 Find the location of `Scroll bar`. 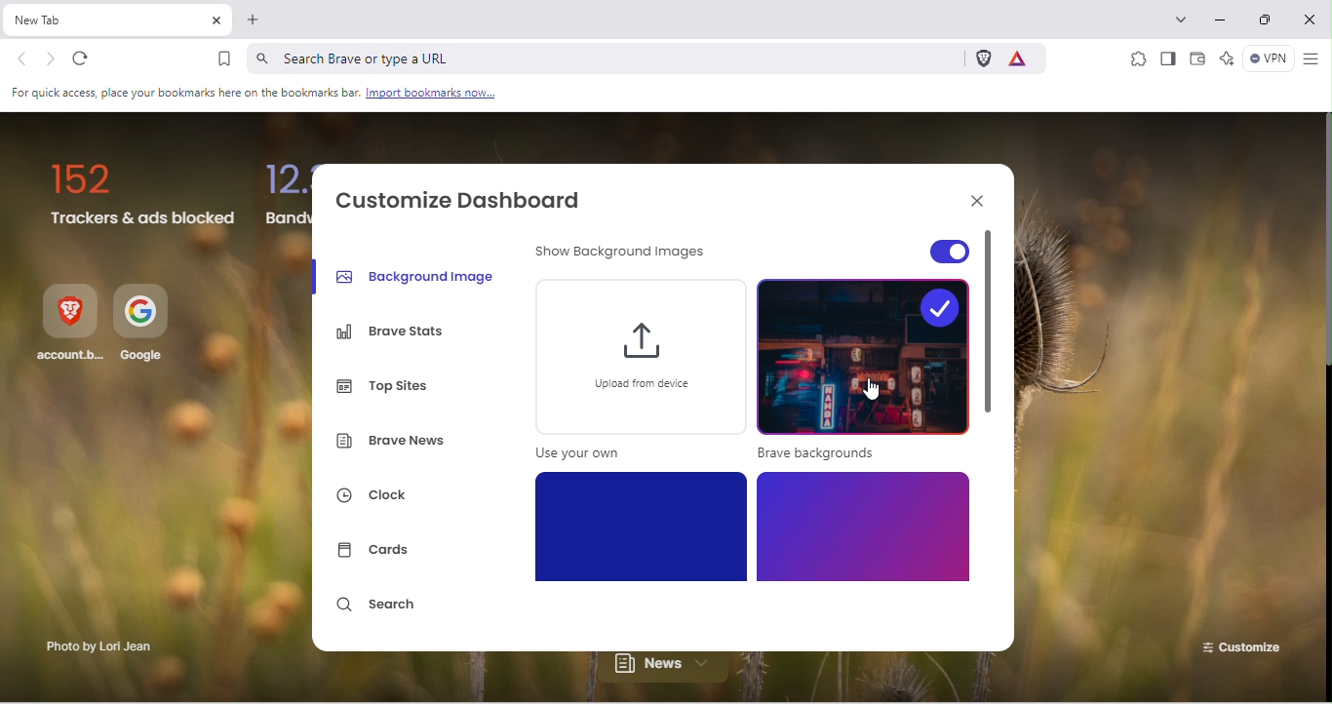

Scroll bar is located at coordinates (992, 439).